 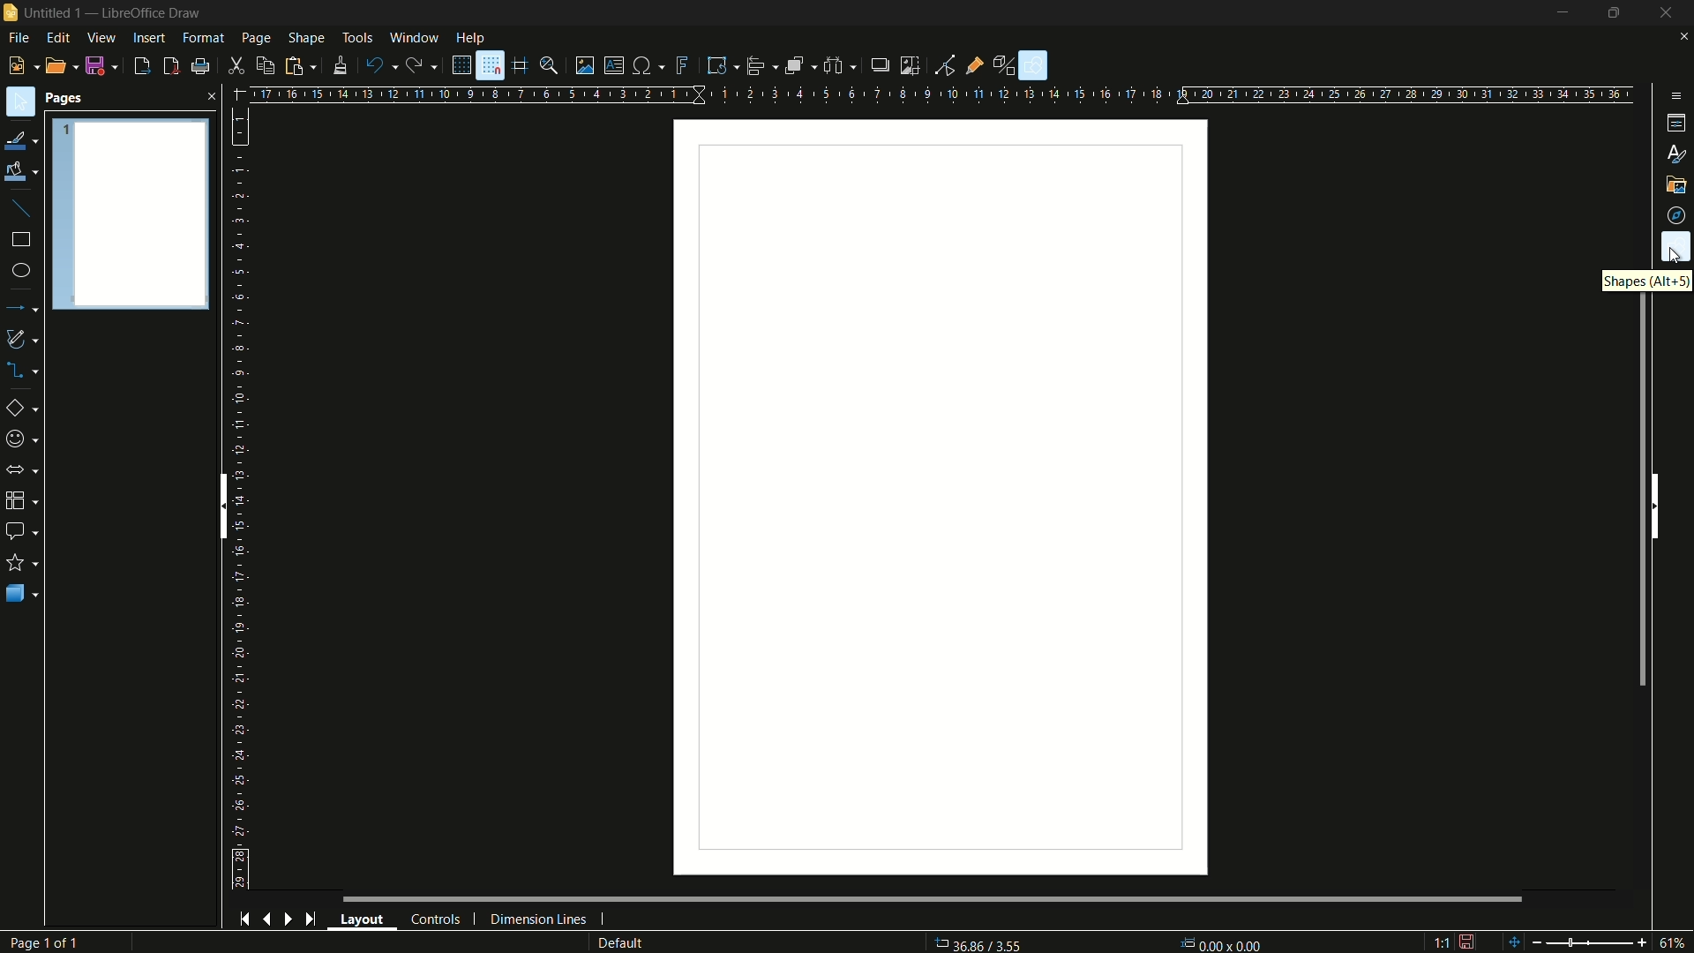 I want to click on symbol shapes, so click(x=24, y=439).